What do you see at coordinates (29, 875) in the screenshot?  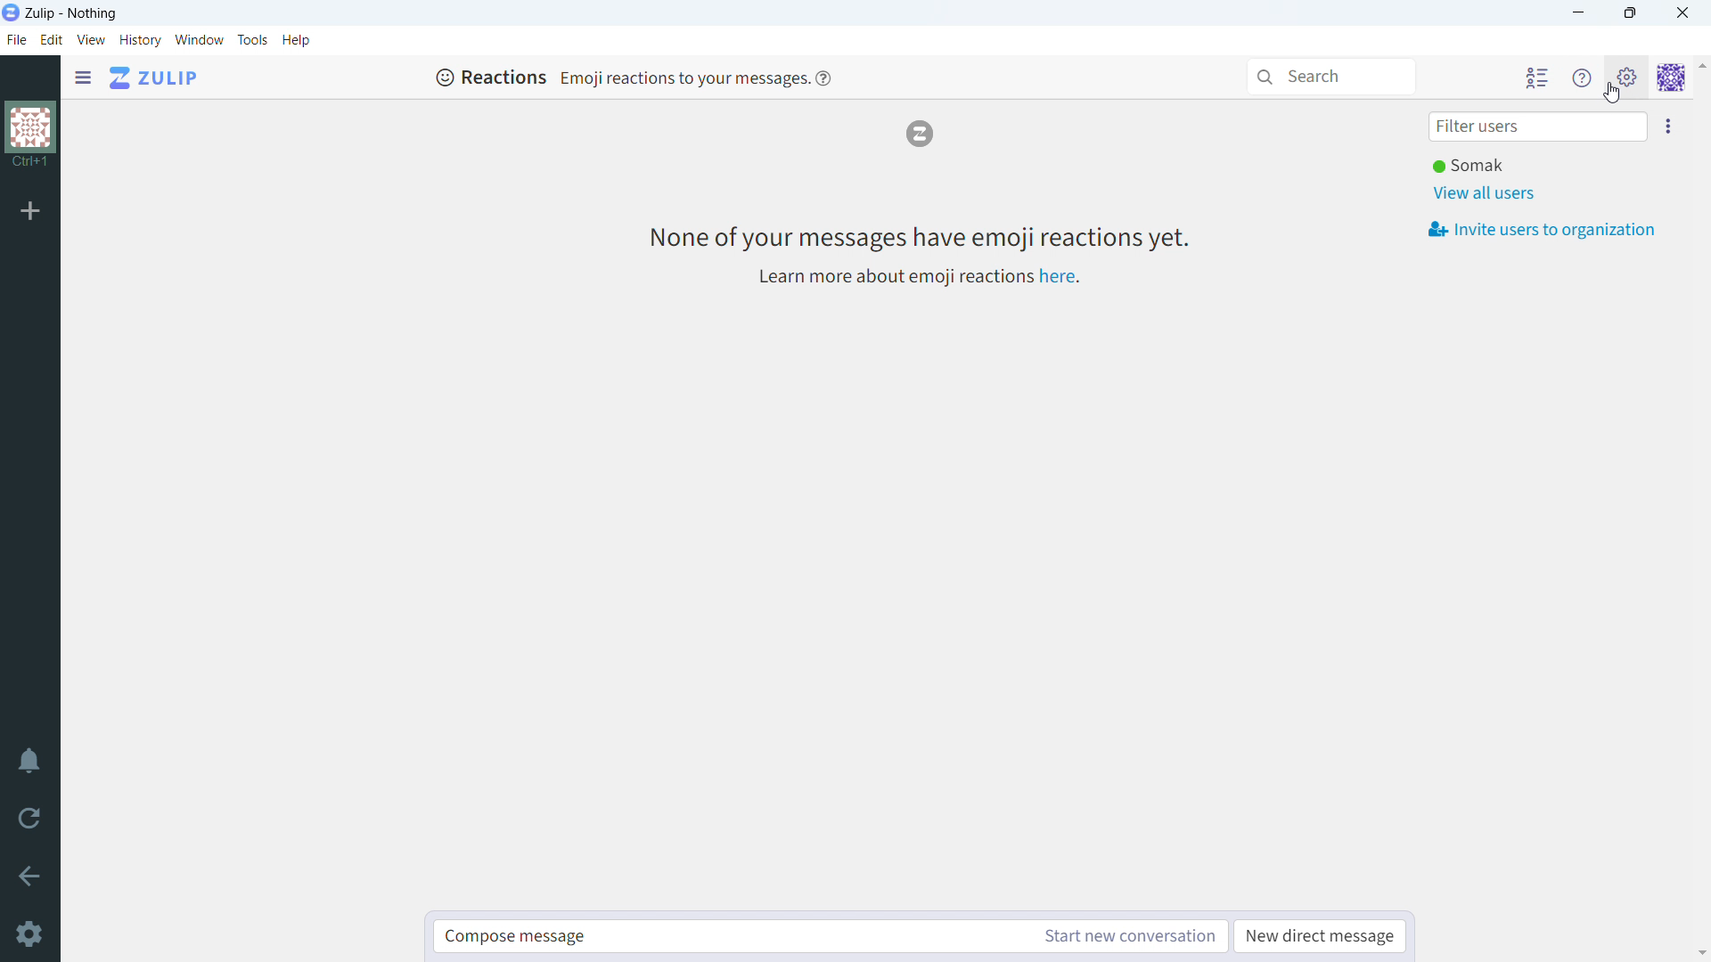 I see `go back` at bounding box center [29, 875].